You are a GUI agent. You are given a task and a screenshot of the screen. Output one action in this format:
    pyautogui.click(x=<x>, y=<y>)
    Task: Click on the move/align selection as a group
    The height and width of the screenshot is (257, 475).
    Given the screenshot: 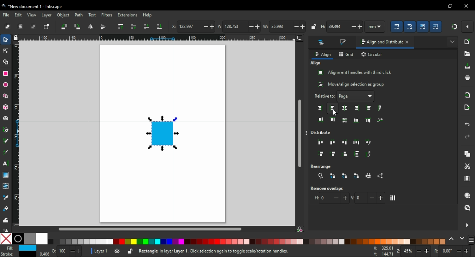 What is the action you would take?
    pyautogui.click(x=350, y=84)
    